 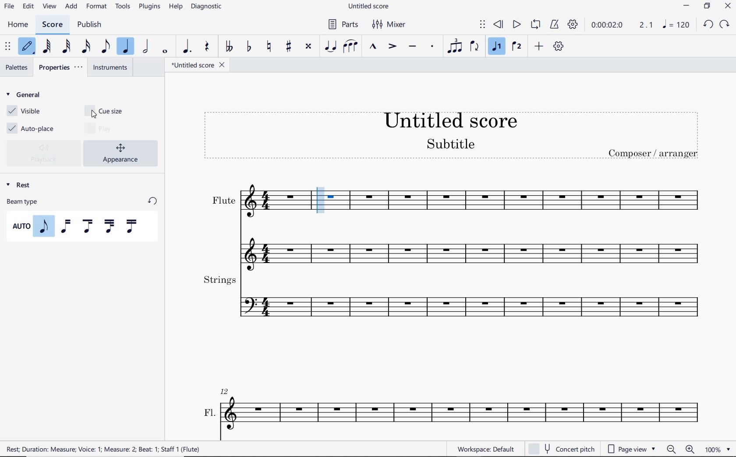 What do you see at coordinates (559, 46) in the screenshot?
I see `CUSTOMIZE TOOLBAR` at bounding box center [559, 46].